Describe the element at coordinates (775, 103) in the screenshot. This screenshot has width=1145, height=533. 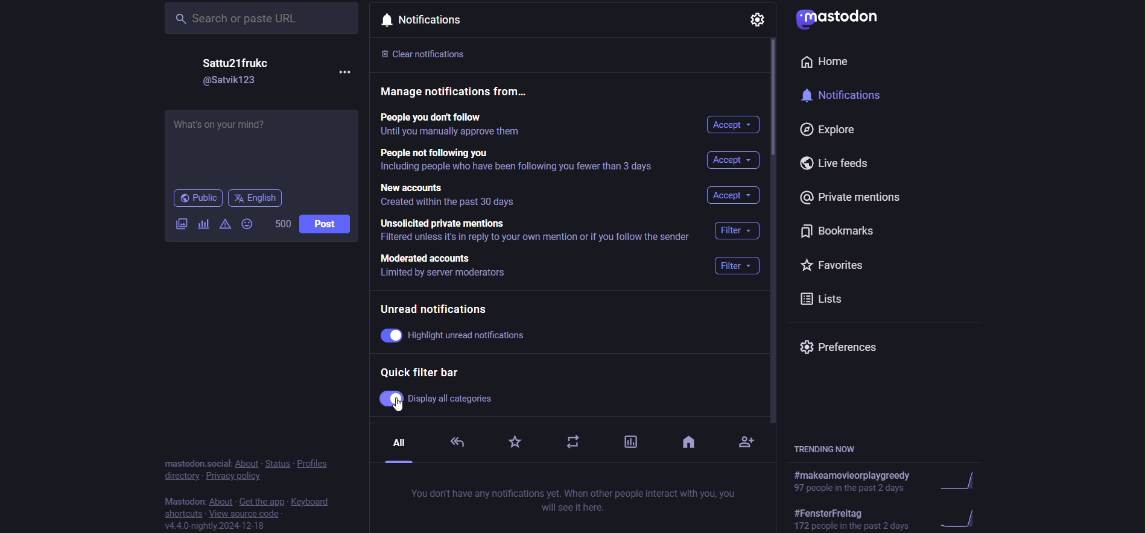
I see `scroll bar` at that location.